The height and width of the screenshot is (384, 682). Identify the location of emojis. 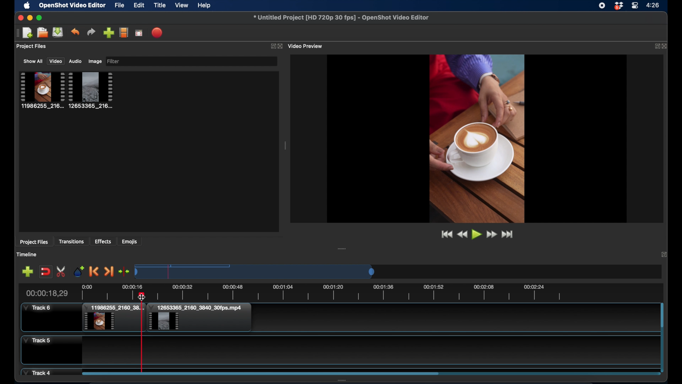
(130, 241).